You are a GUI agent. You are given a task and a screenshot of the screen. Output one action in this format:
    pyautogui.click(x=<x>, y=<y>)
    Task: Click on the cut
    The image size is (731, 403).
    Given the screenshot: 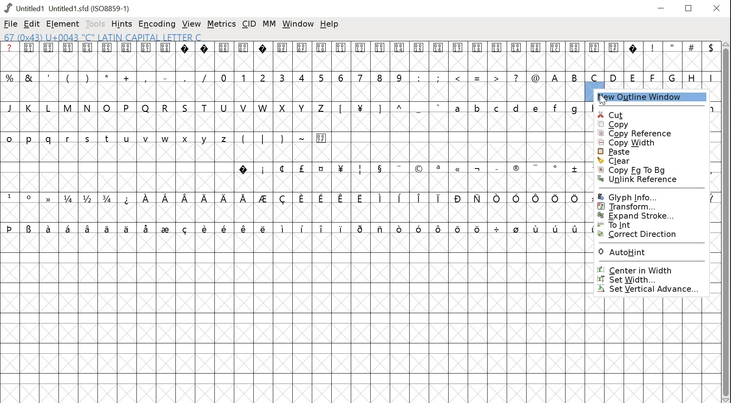 What is the action you would take?
    pyautogui.click(x=656, y=115)
    